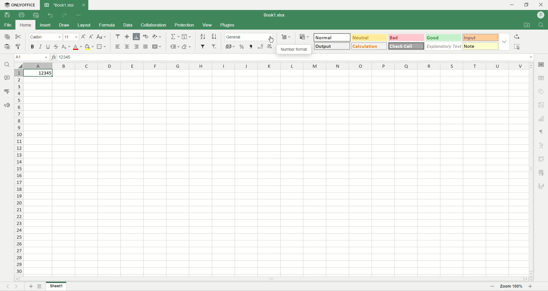 This screenshot has height=291, width=548. I want to click on zoom in, so click(530, 287).